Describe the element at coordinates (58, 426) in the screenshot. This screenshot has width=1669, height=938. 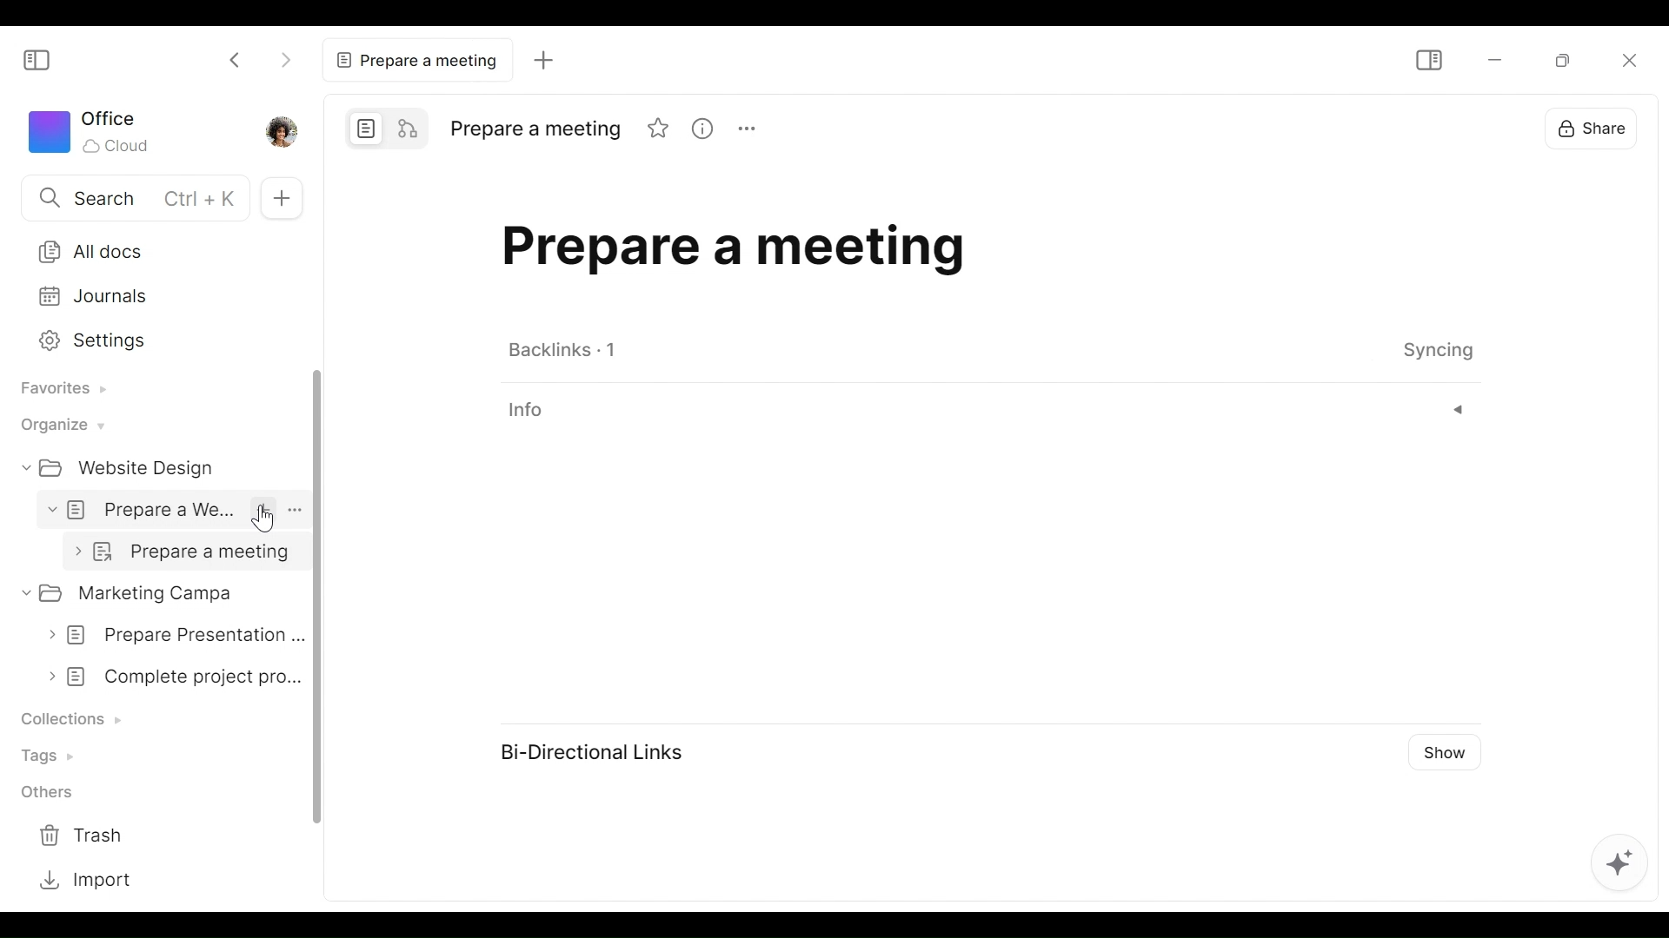
I see `Organize` at that location.